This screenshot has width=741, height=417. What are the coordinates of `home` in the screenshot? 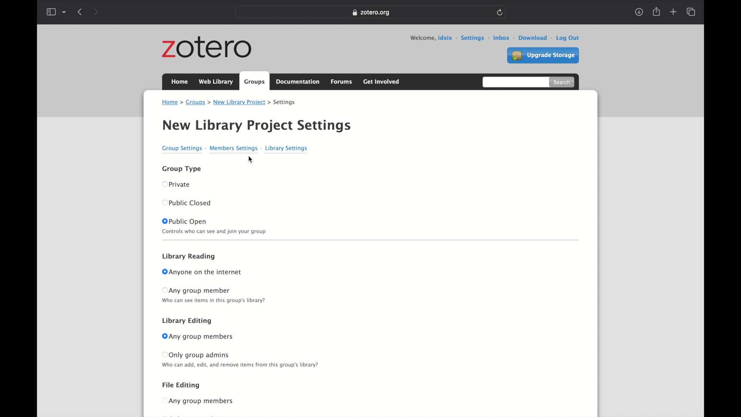 It's located at (179, 81).